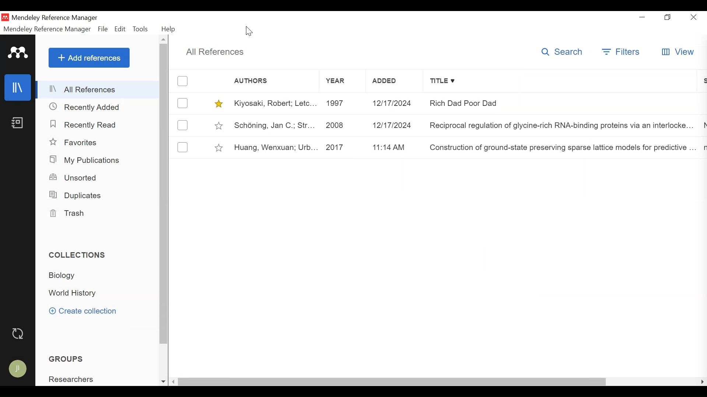  Describe the element at coordinates (163, 382) in the screenshot. I see `Scroll down` at that location.